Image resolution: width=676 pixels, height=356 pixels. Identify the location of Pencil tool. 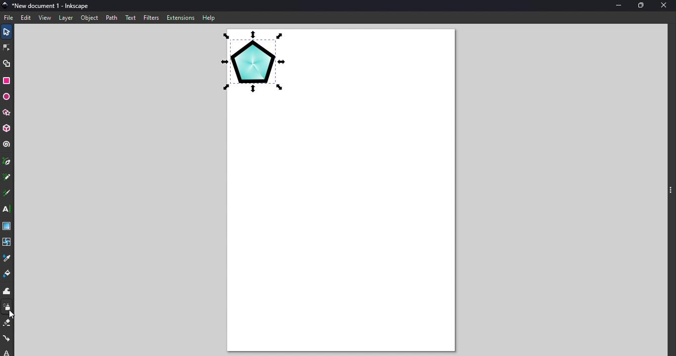
(6, 177).